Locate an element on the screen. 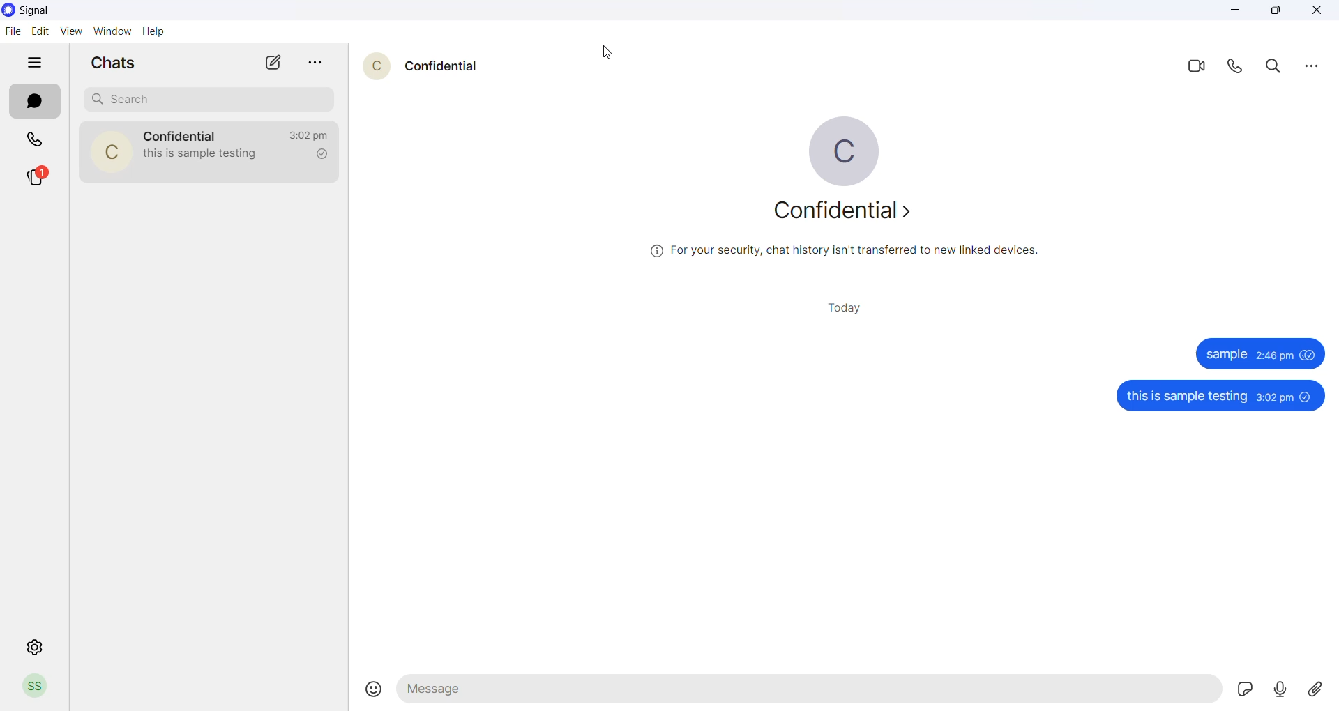  message text area is located at coordinates (808, 692).